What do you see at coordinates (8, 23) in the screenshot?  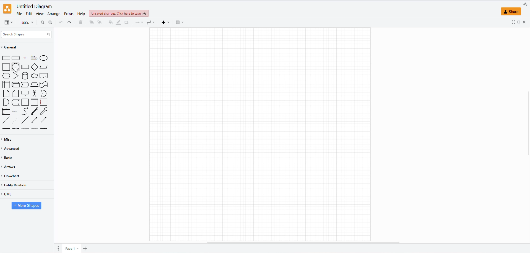 I see `VIEW` at bounding box center [8, 23].